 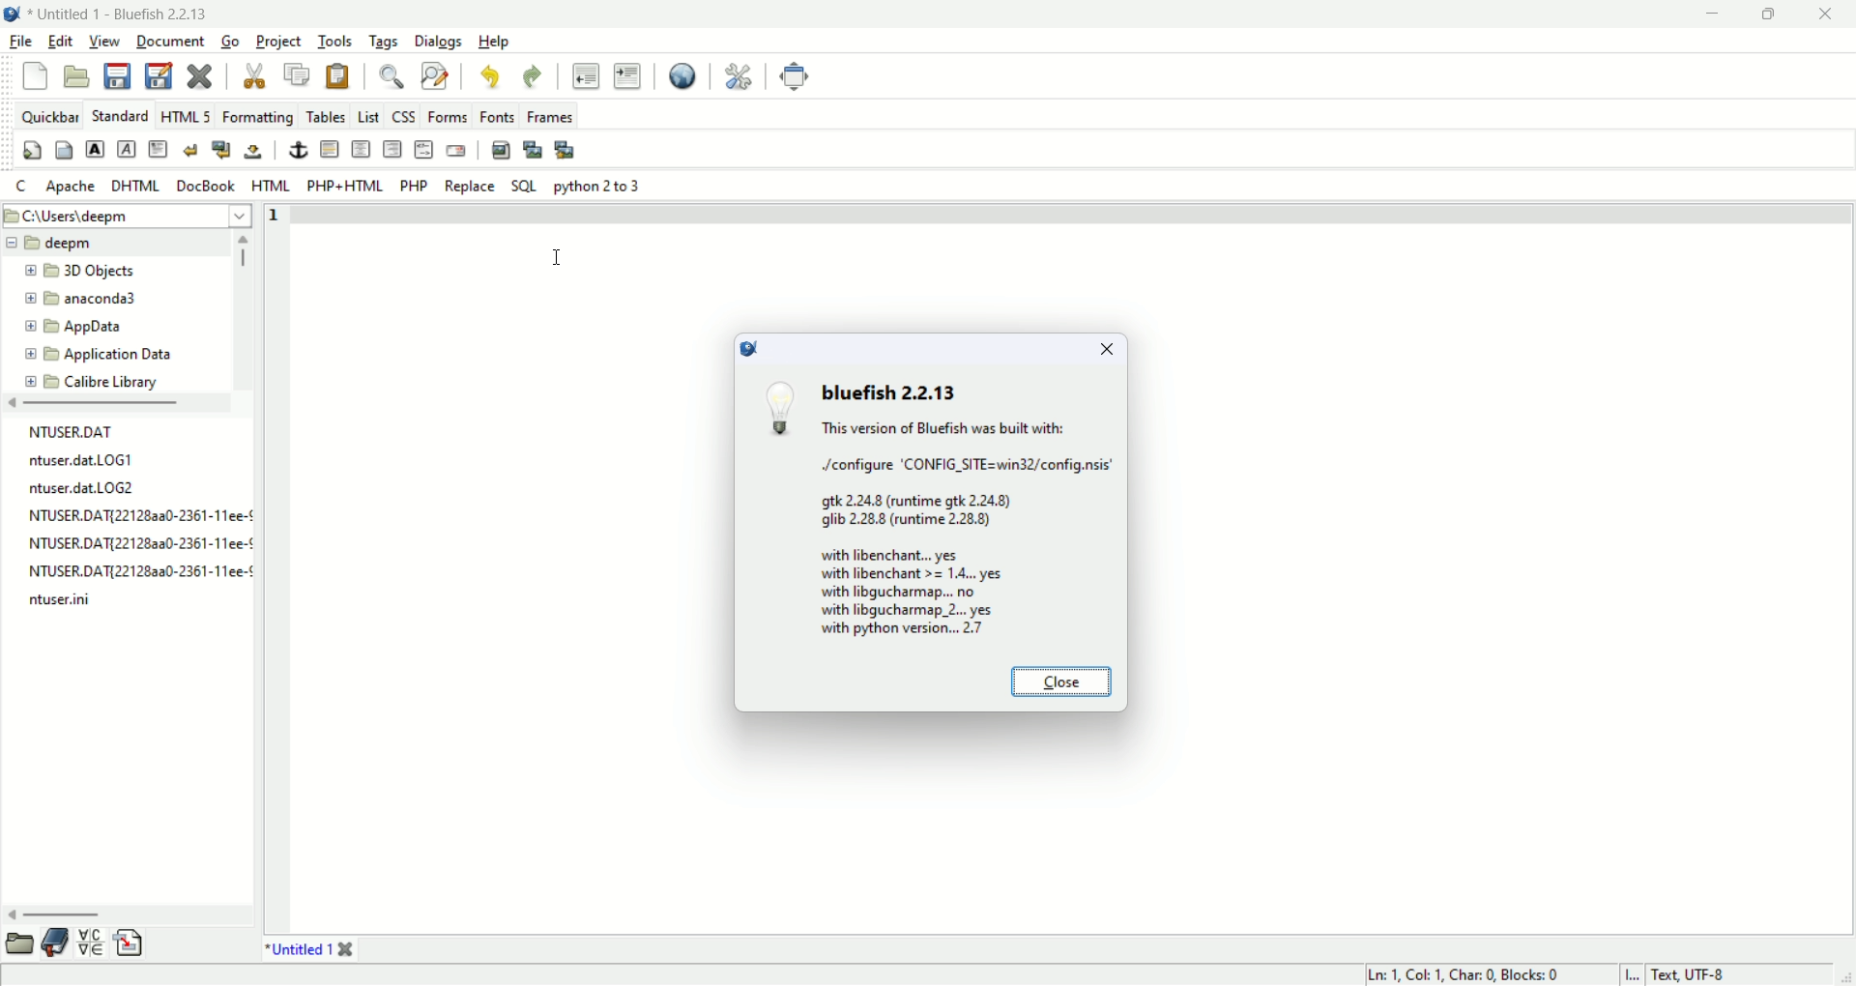 I want to click on DHTML, so click(x=136, y=188).